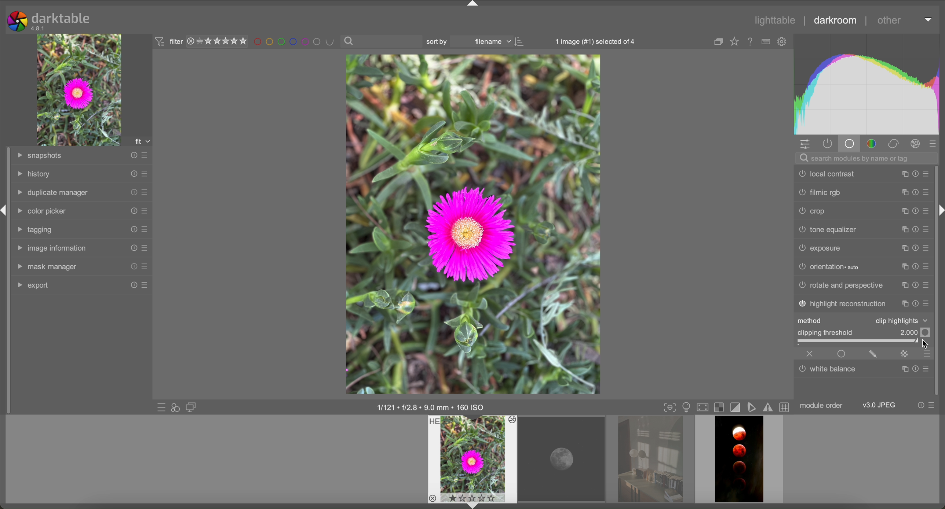 This screenshot has height=509, width=945. What do you see at coordinates (161, 407) in the screenshot?
I see `quick access to presets` at bounding box center [161, 407].